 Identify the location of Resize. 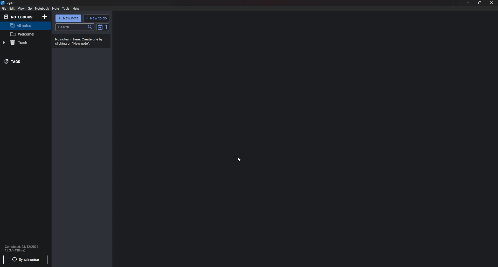
(479, 3).